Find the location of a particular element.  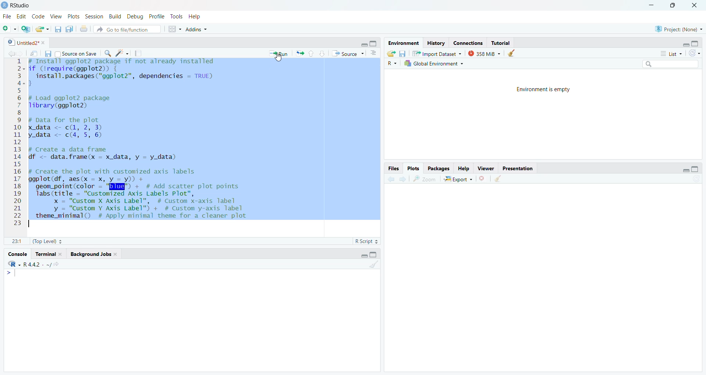

clear is located at coordinates (374, 267).